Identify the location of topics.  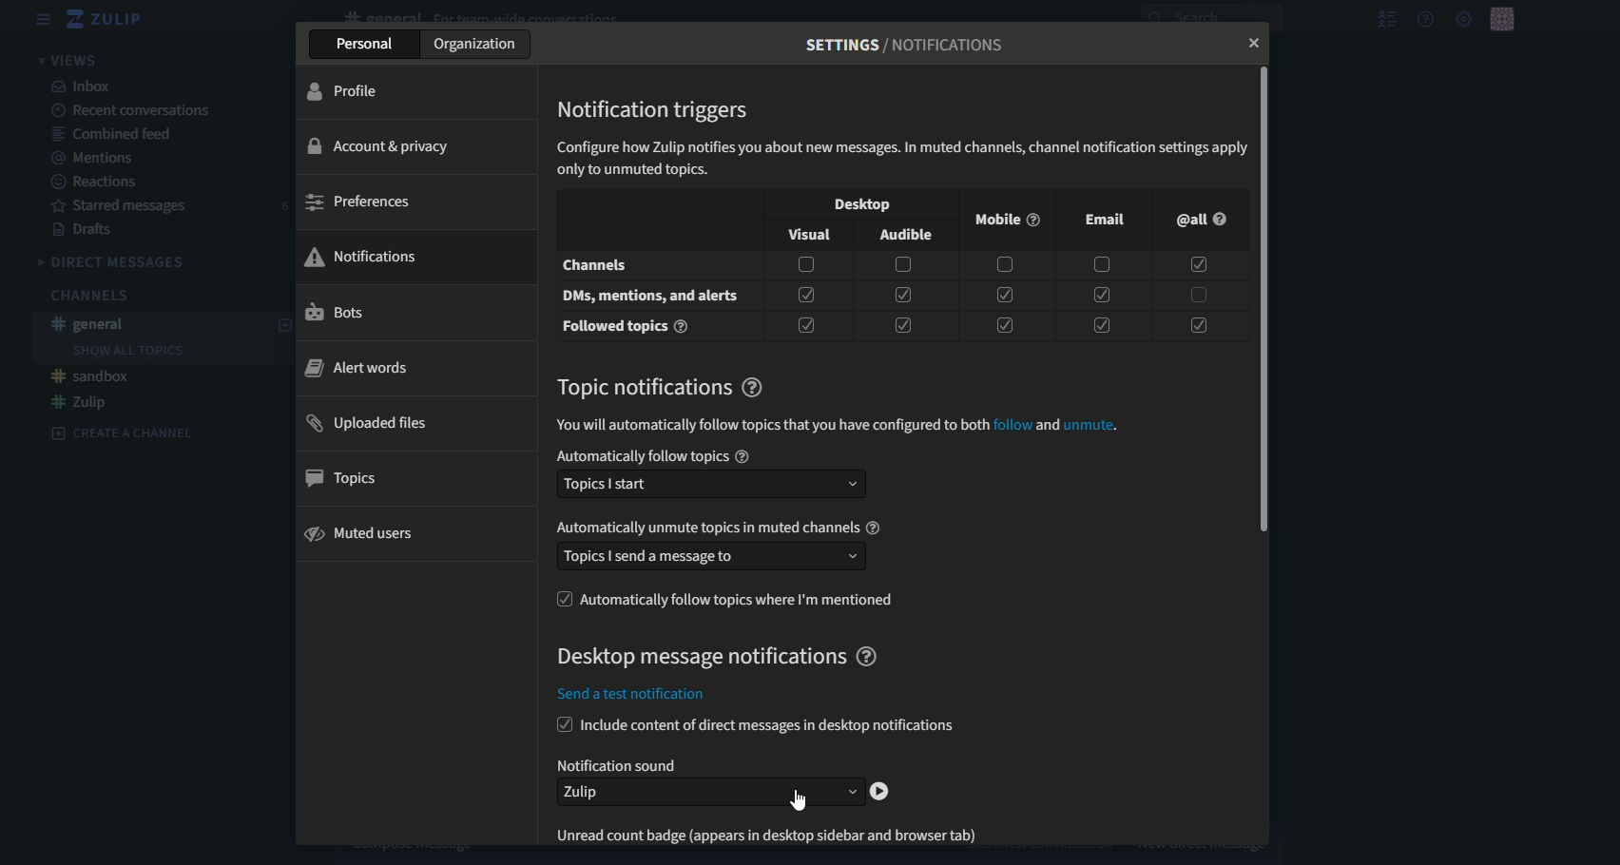
(348, 479).